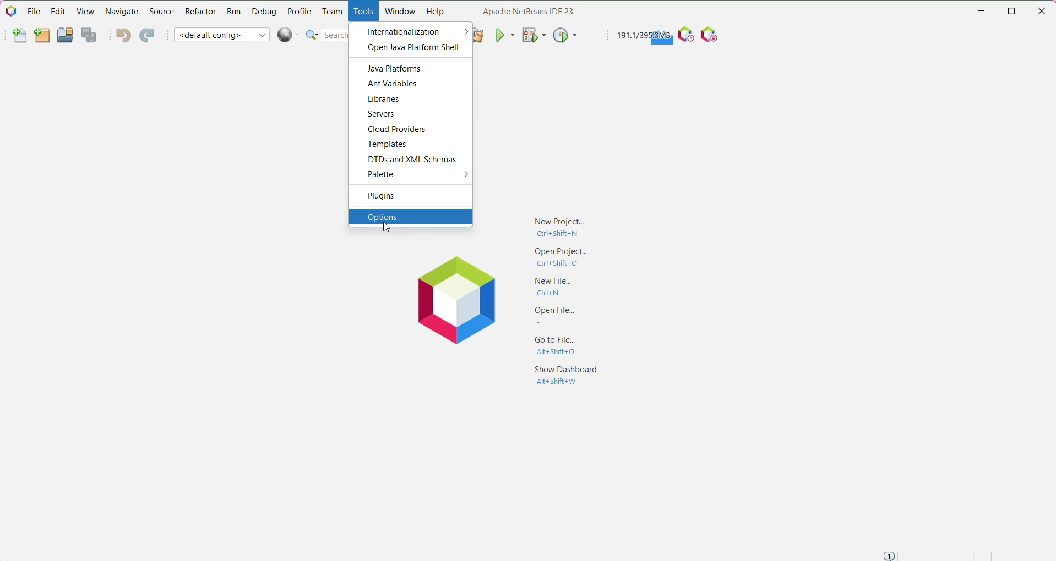 The image size is (1056, 561). Describe the element at coordinates (400, 13) in the screenshot. I see `Window` at that location.